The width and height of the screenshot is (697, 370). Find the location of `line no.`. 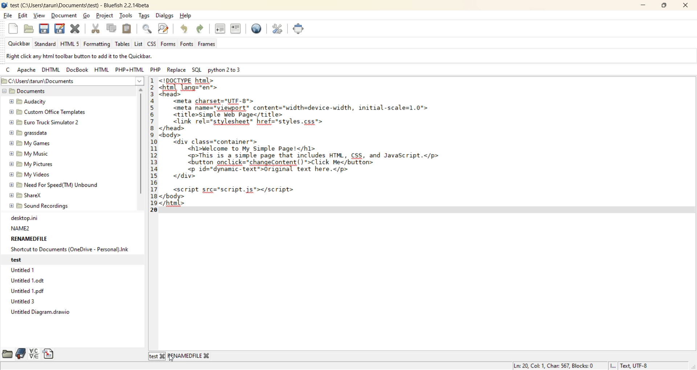

line no. is located at coordinates (153, 149).